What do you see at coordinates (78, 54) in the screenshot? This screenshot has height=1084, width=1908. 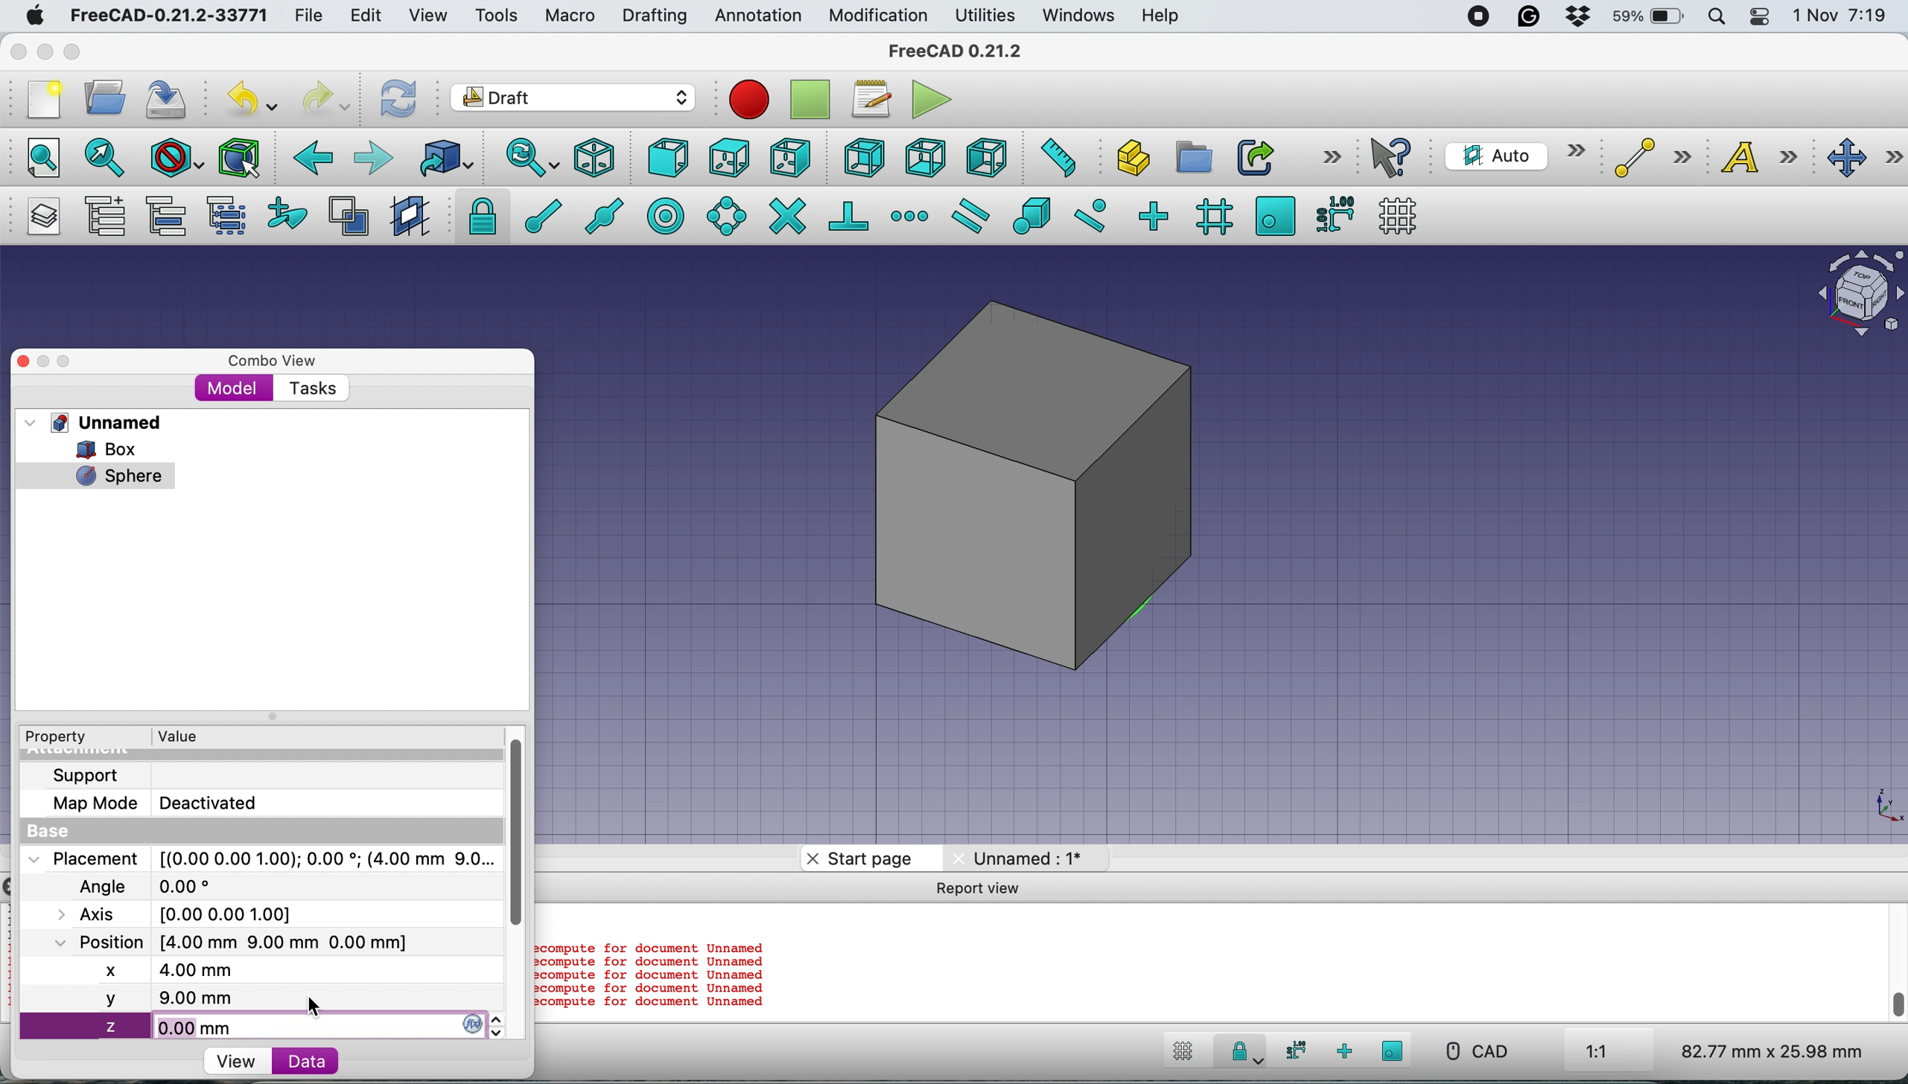 I see `maximise` at bounding box center [78, 54].